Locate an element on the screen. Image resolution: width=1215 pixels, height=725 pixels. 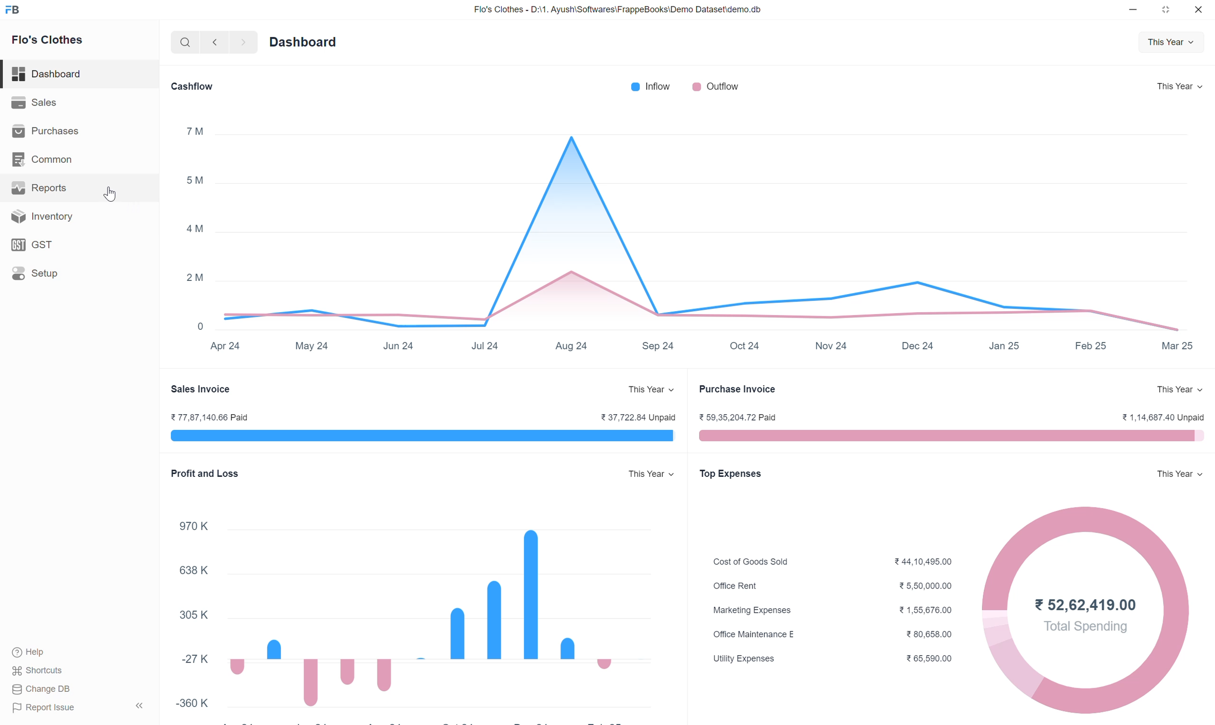
Flo's Clothes - D:\1. Ayush\Softwares\FrappeBooks\Demo Dataset\demo.db is located at coordinates (616, 11).